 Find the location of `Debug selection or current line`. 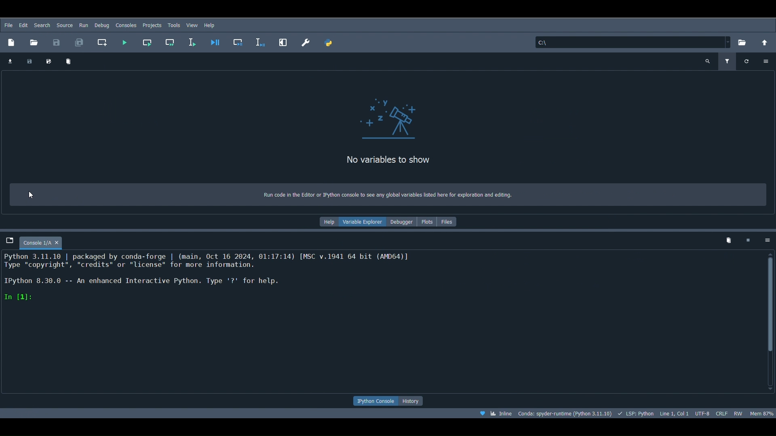

Debug selection or current line is located at coordinates (261, 41).